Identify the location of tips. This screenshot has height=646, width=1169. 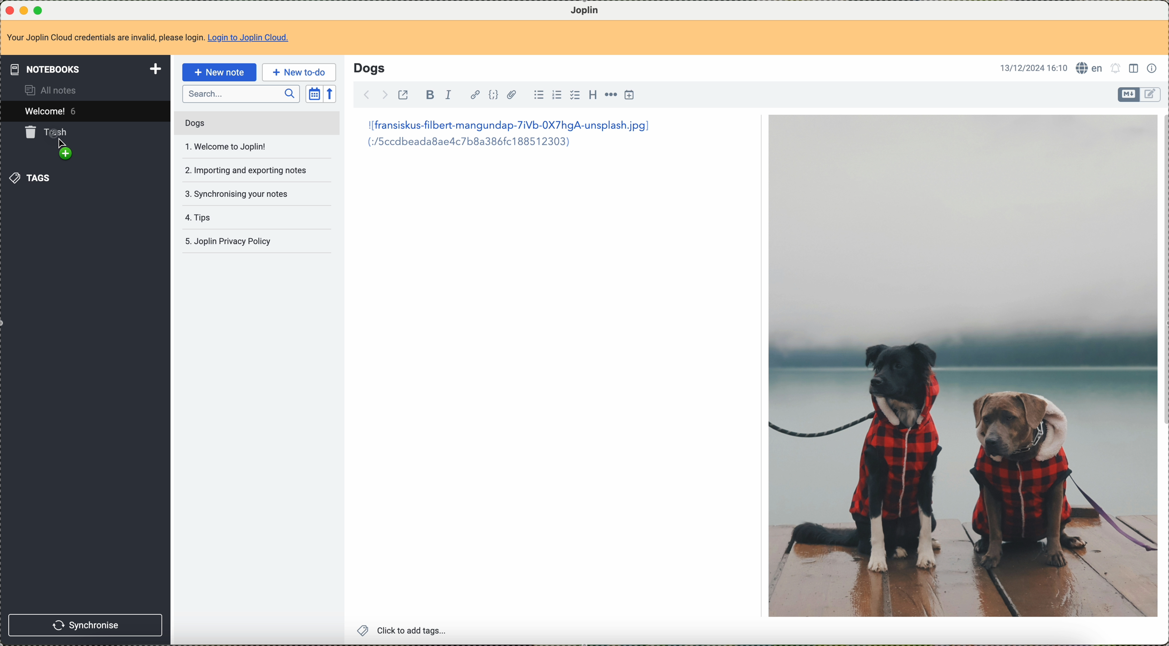
(201, 218).